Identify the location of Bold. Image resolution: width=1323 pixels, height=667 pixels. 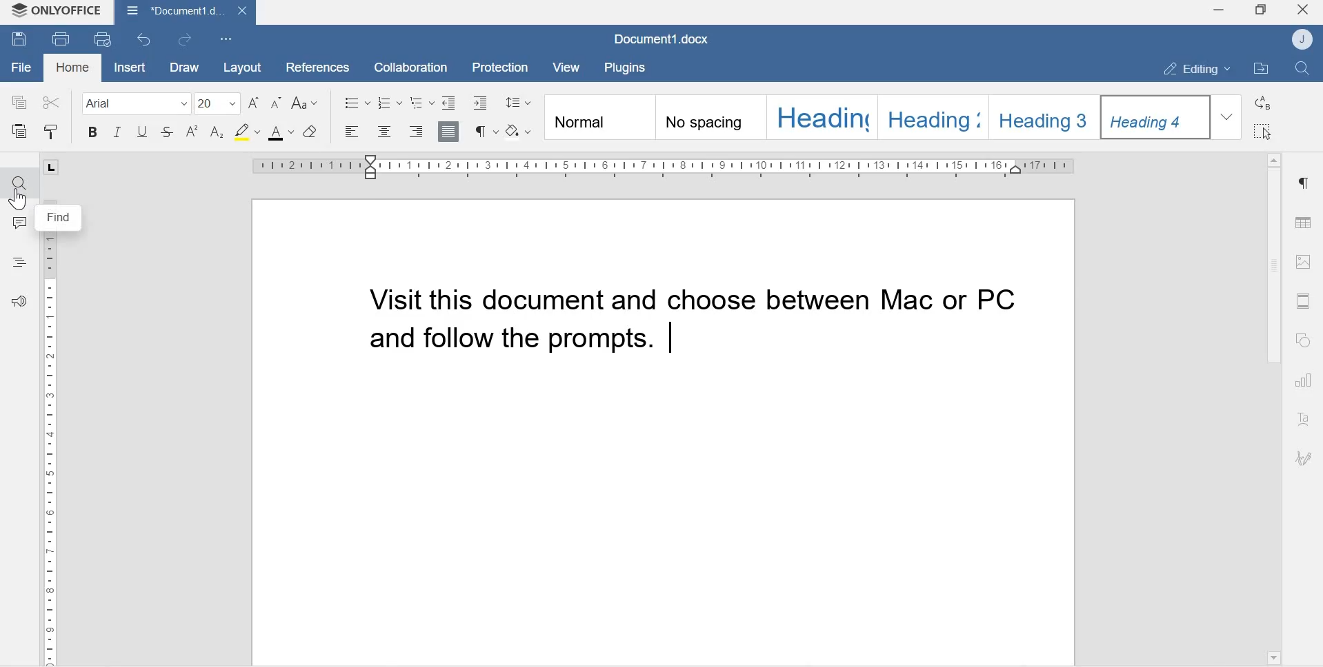
(92, 134).